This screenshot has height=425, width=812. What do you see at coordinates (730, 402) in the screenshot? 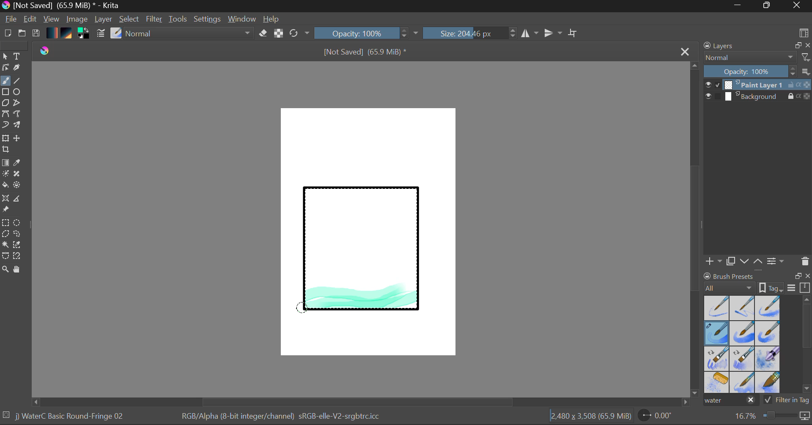
I see `"water" search in brush presets` at bounding box center [730, 402].